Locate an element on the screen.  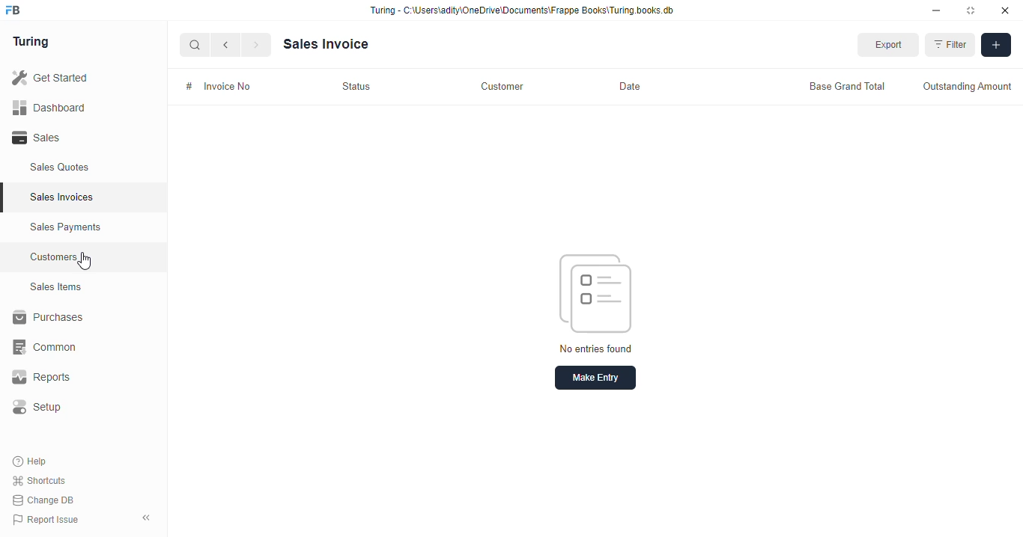
Sales Items. is located at coordinates (83, 287).